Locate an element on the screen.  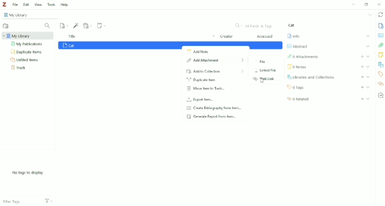
New Collection is located at coordinates (6, 26).